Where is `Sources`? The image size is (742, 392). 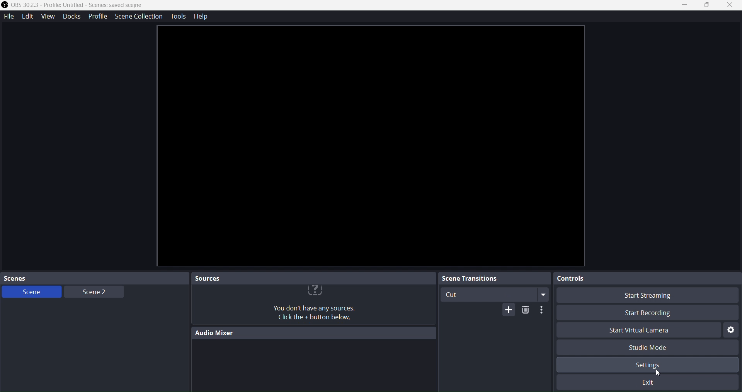 Sources is located at coordinates (311, 278).